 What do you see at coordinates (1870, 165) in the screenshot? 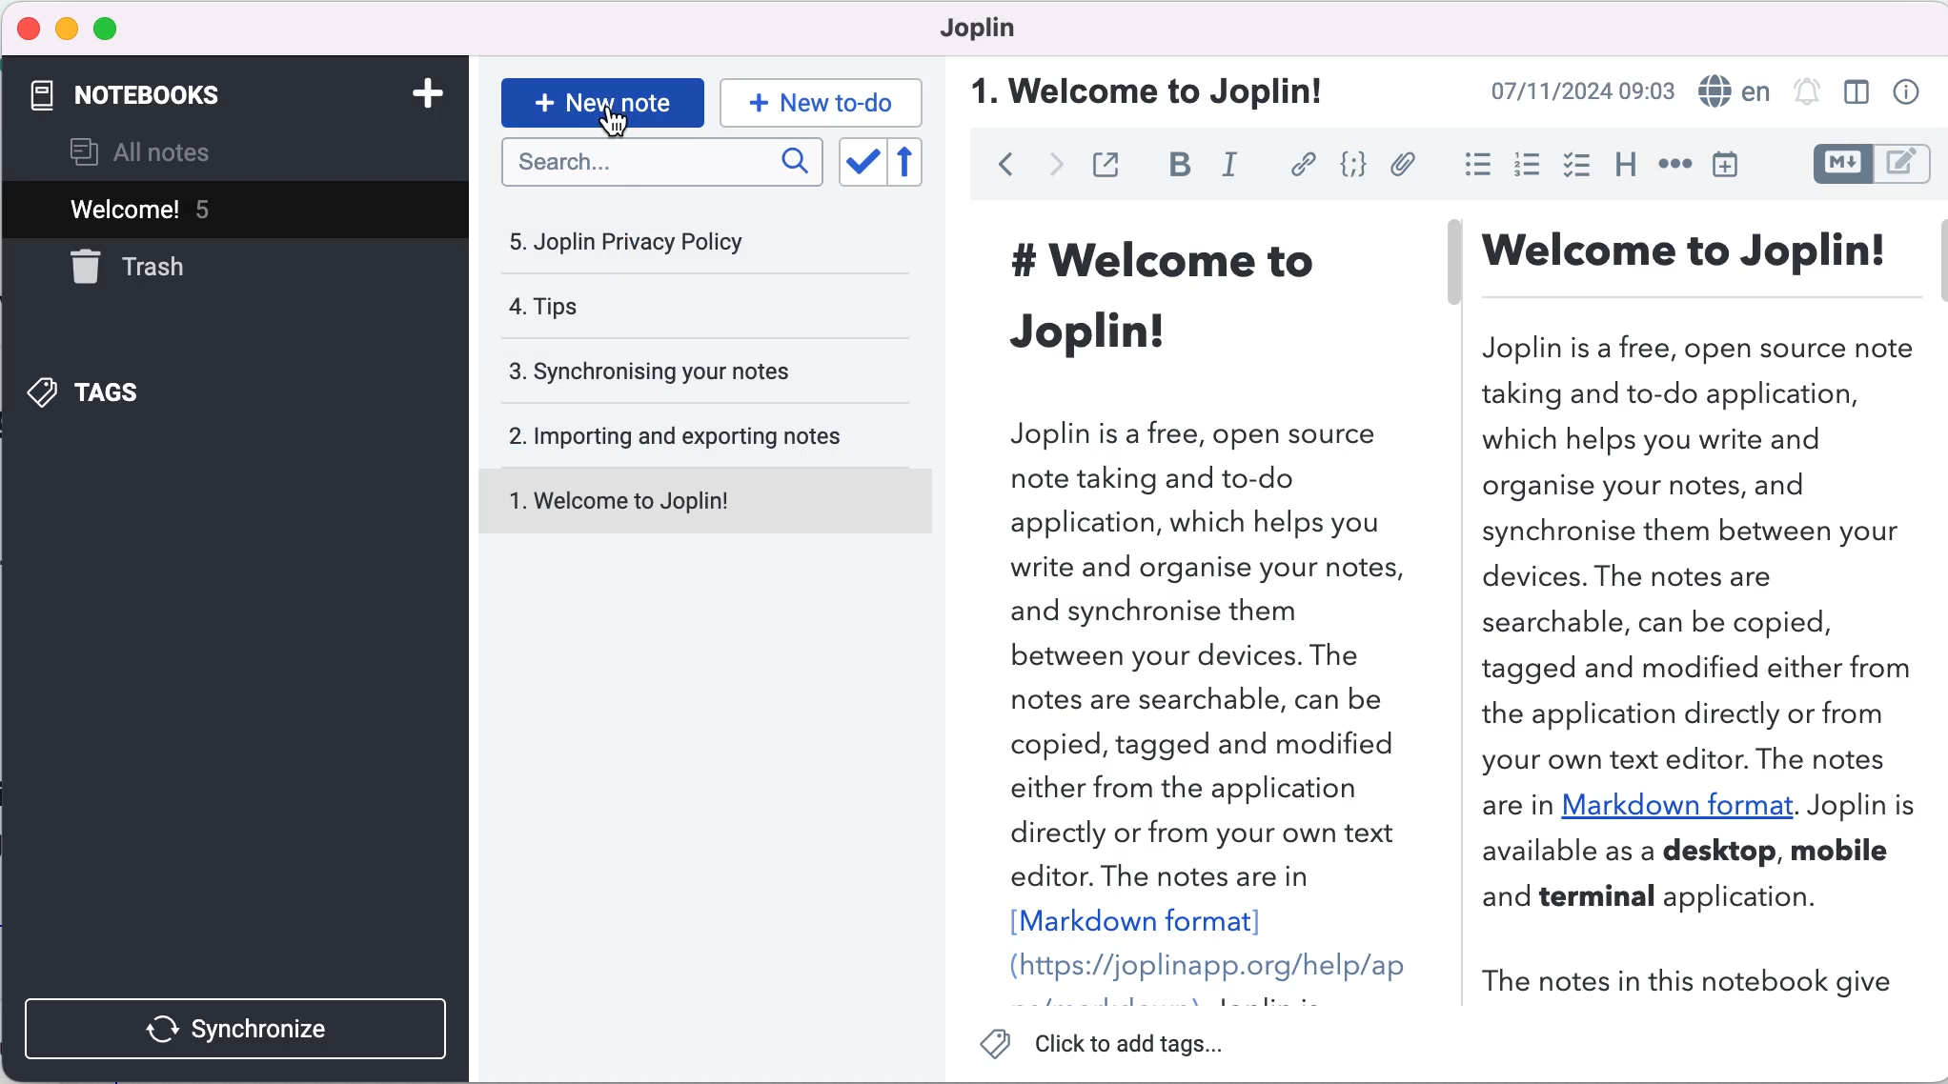
I see `toggle editors` at bounding box center [1870, 165].